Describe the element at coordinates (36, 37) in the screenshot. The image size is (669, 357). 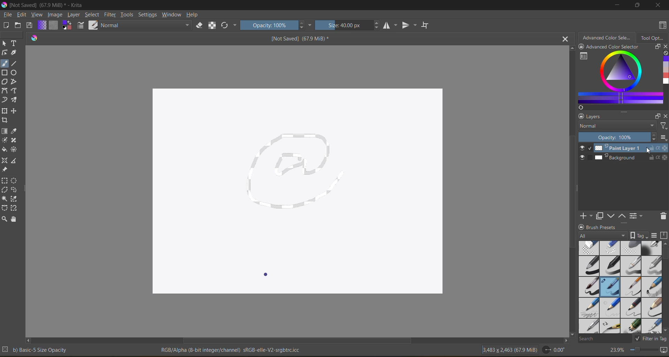
I see `logo` at that location.